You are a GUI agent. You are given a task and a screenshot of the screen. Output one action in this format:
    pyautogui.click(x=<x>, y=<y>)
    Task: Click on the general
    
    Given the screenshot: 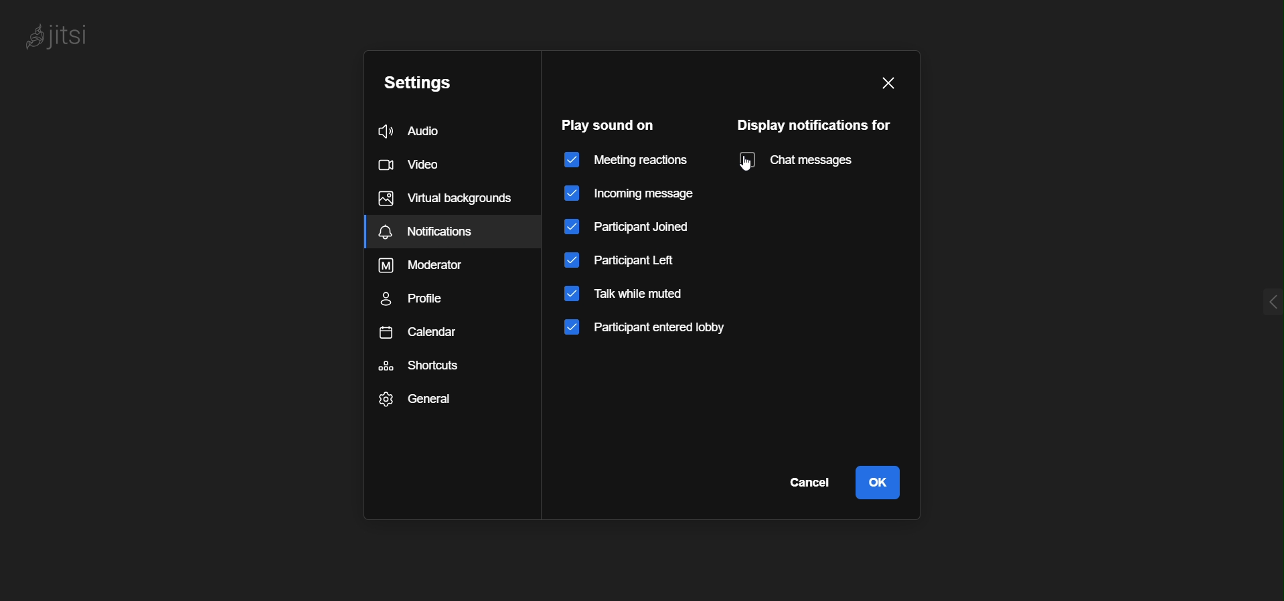 What is the action you would take?
    pyautogui.click(x=415, y=402)
    